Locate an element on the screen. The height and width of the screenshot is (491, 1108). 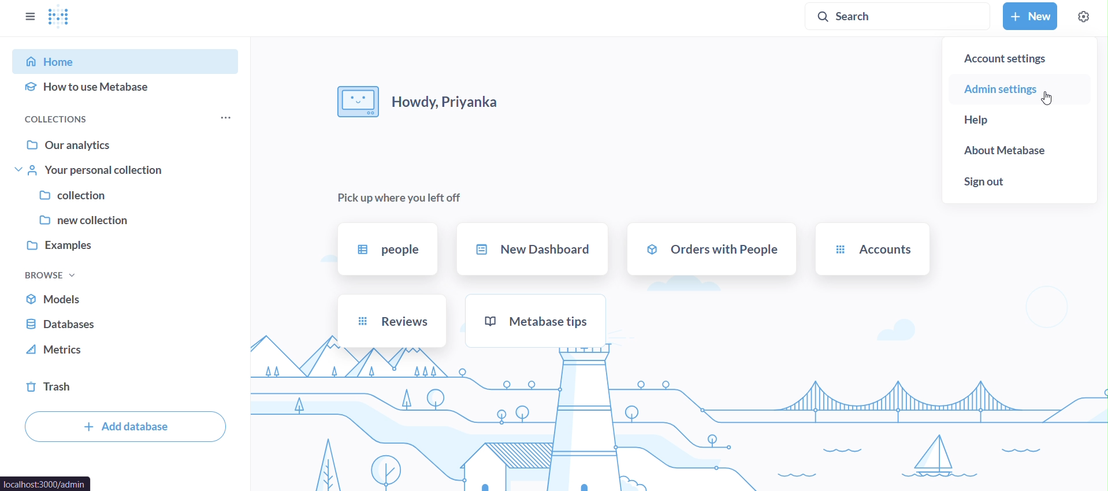
pickup where you left off is located at coordinates (395, 198).